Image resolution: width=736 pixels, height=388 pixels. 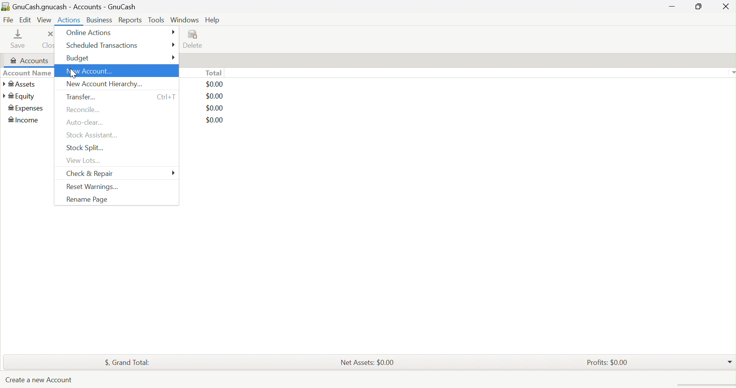 I want to click on More, so click(x=173, y=32).